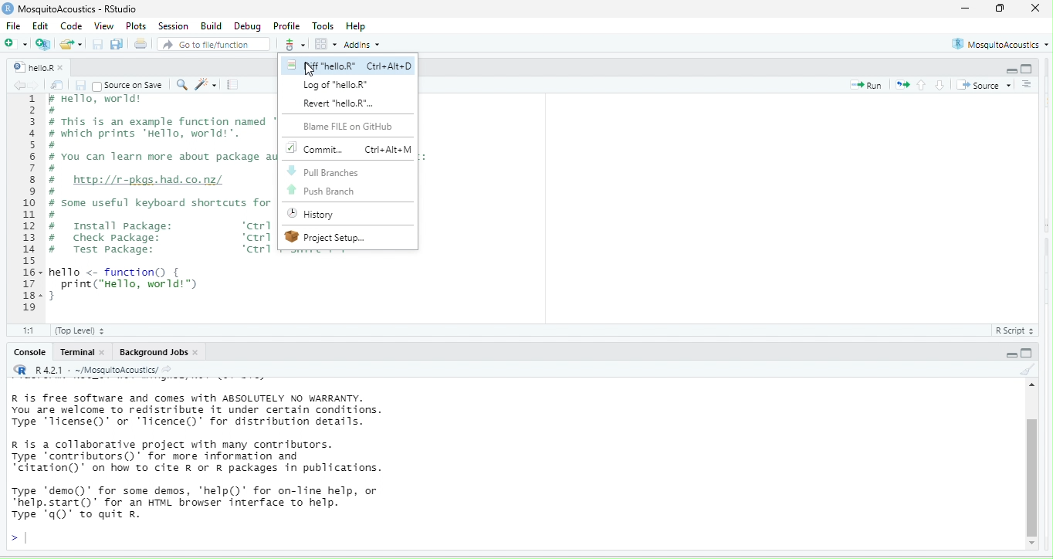  I want to click on close, so click(199, 352).